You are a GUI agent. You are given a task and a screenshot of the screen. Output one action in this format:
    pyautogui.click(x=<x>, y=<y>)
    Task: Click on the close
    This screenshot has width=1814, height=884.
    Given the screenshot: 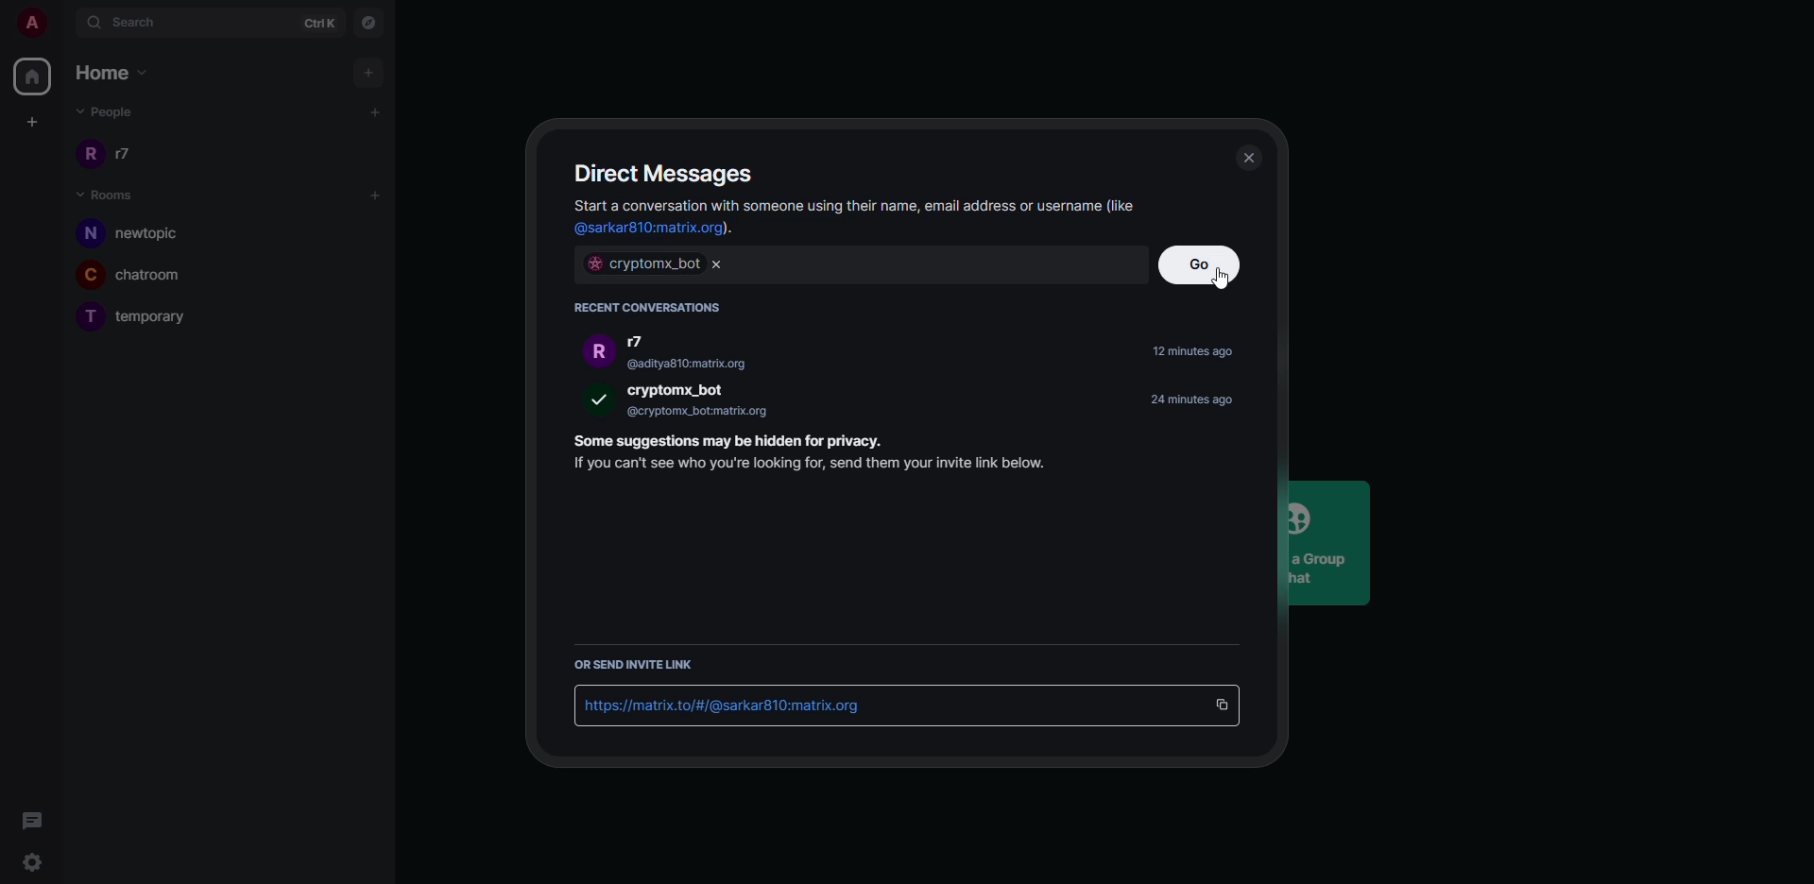 What is the action you would take?
    pyautogui.click(x=1248, y=157)
    